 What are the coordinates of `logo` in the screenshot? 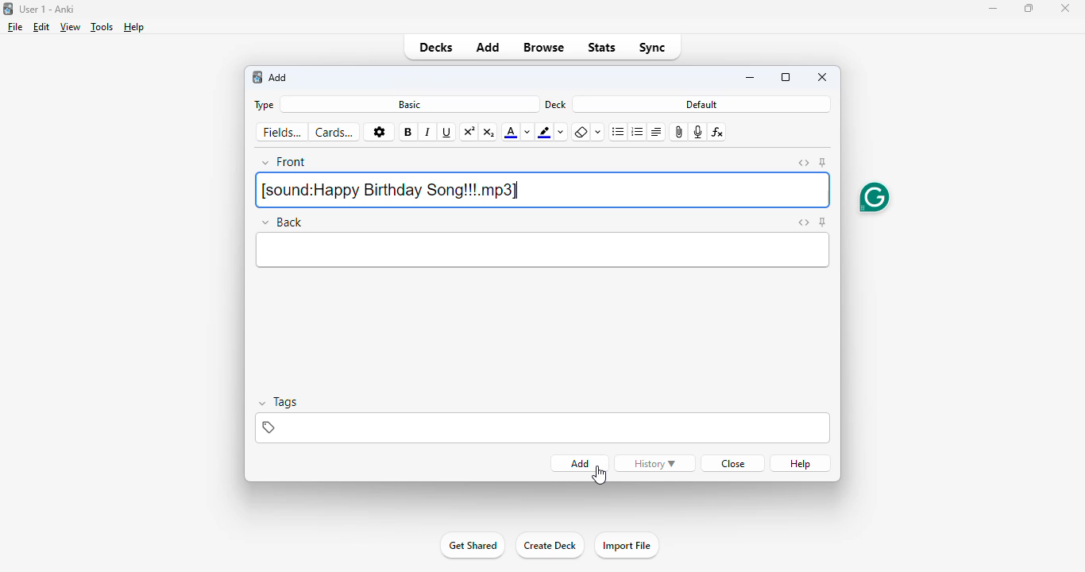 It's located at (7, 9).